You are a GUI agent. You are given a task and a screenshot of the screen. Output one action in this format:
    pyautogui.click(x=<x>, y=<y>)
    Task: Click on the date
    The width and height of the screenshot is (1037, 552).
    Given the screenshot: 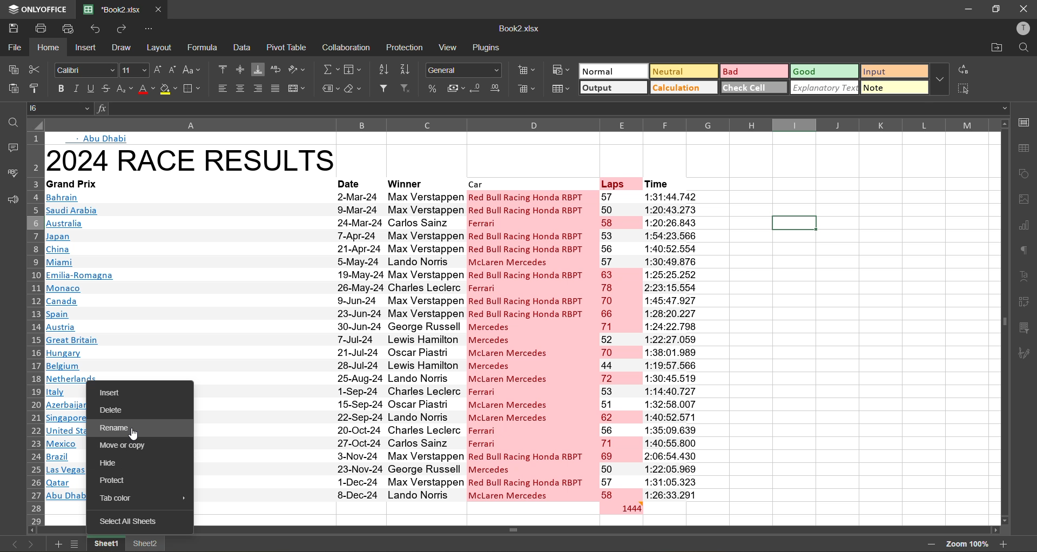 What is the action you would take?
    pyautogui.click(x=358, y=345)
    